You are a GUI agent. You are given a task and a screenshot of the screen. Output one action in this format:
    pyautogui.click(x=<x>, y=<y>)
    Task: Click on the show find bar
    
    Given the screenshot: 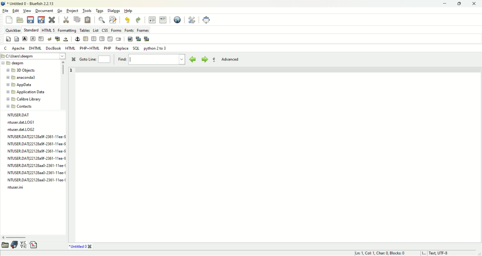 What is the action you would take?
    pyautogui.click(x=102, y=20)
    